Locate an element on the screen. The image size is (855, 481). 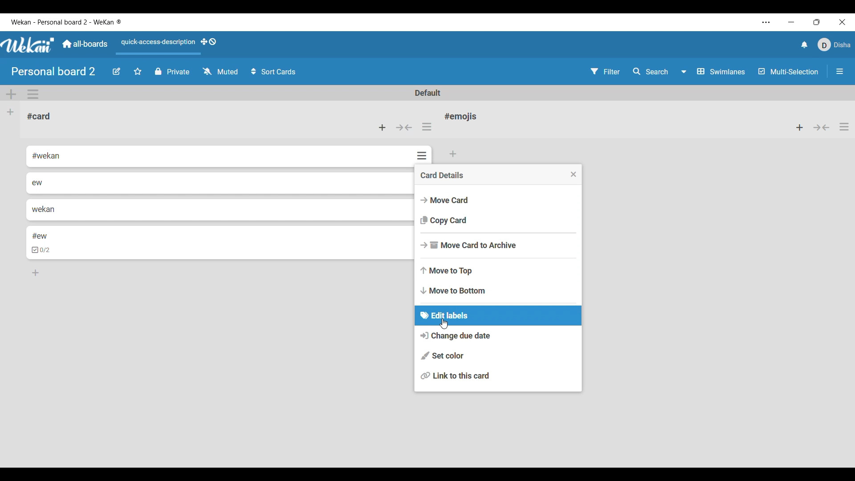
Change due date is located at coordinates (498, 335).